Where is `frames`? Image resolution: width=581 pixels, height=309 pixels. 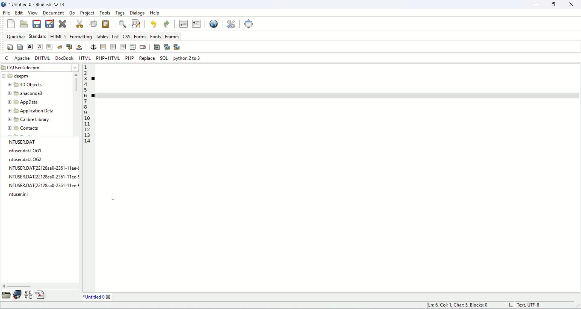
frames is located at coordinates (171, 36).